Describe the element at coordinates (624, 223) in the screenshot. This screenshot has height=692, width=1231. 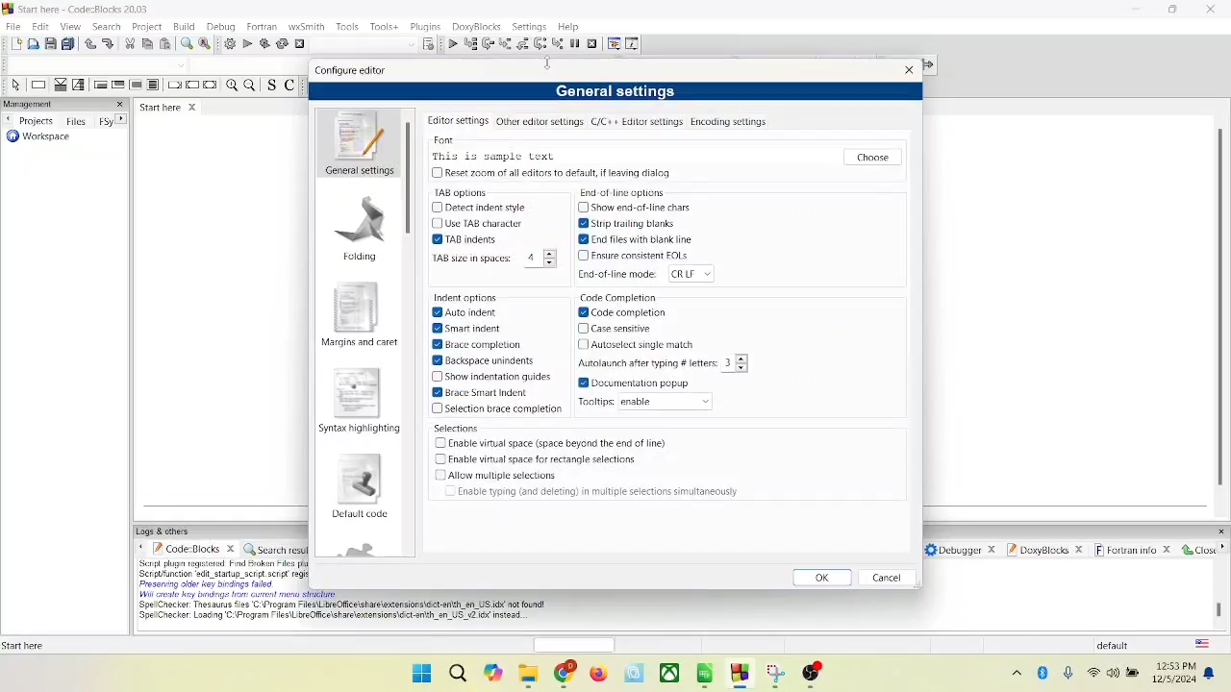
I see `strip trailing blanks` at that location.